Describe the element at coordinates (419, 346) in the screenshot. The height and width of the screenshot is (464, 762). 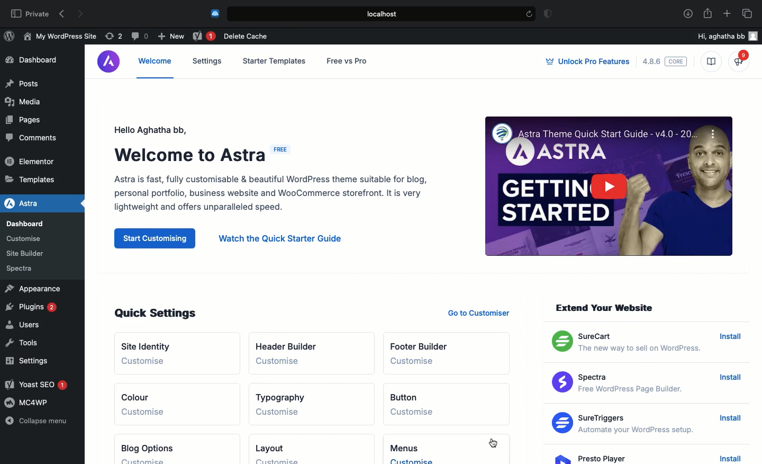
I see `Footer builder` at that location.